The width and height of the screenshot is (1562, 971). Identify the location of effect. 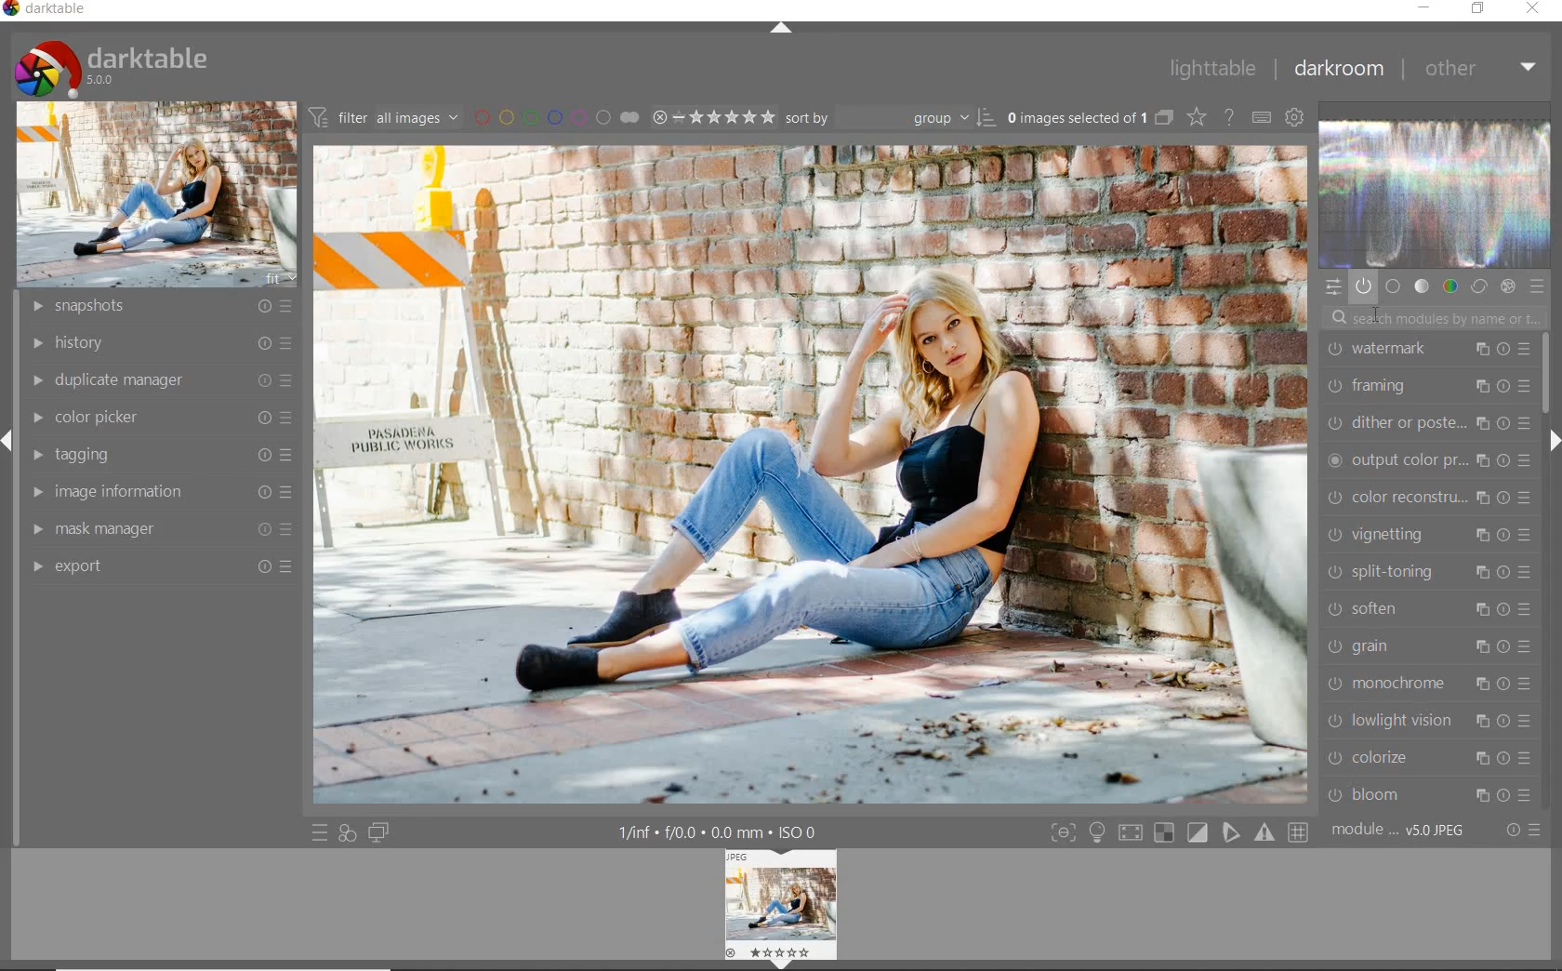
(1510, 285).